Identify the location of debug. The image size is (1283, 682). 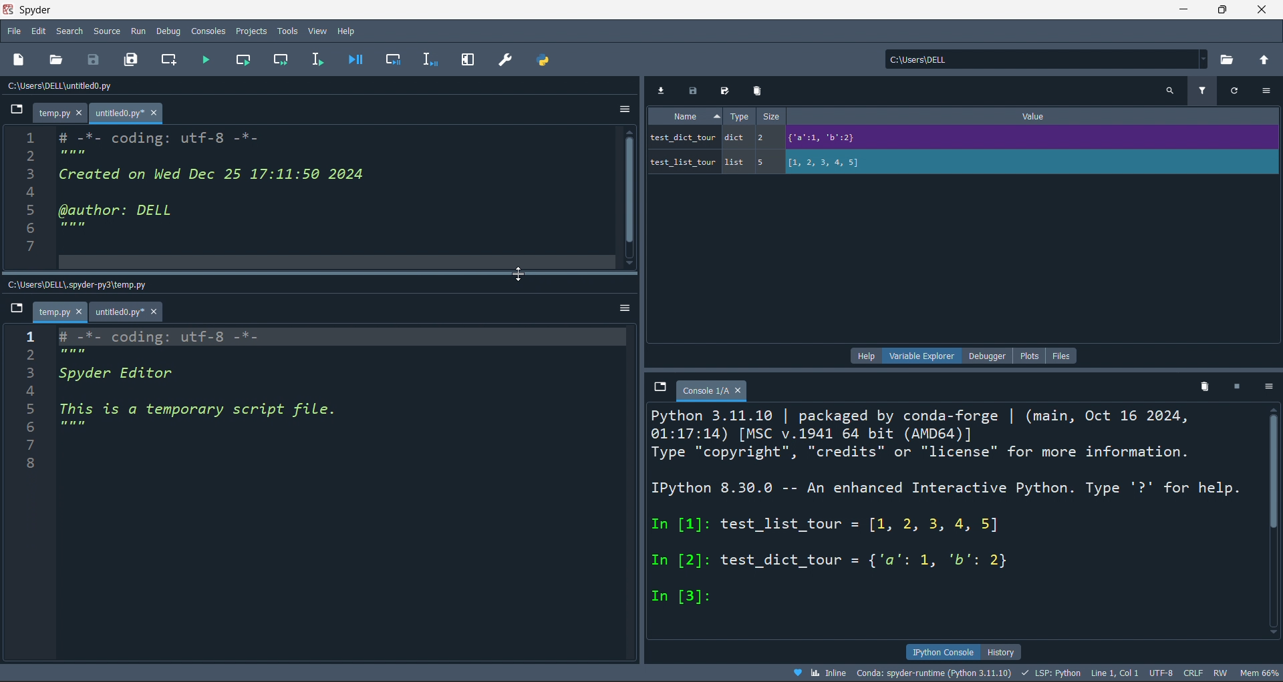
(171, 31).